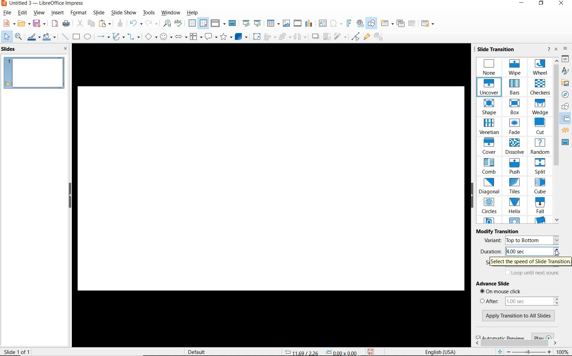 Image resolution: width=572 pixels, height=356 pixels. What do you see at coordinates (497, 49) in the screenshot?
I see `SLIDE TRANSITION` at bounding box center [497, 49].